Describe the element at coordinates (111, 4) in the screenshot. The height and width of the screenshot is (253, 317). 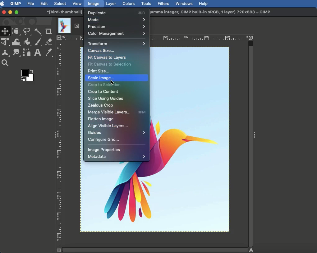
I see `Layer` at that location.